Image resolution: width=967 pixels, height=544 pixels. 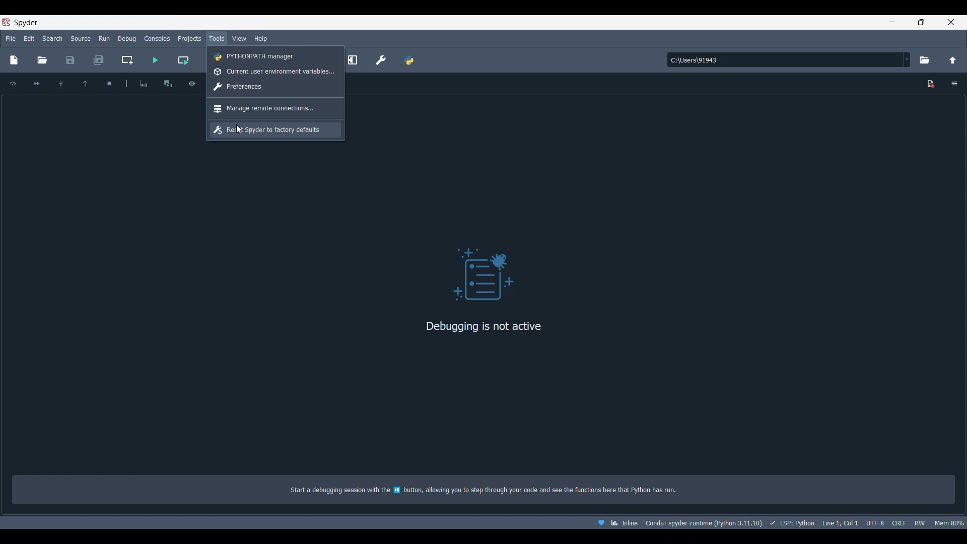 What do you see at coordinates (81, 39) in the screenshot?
I see `Source menu` at bounding box center [81, 39].